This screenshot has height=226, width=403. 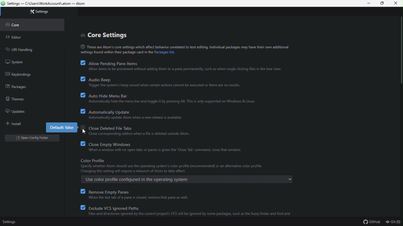 I want to click on settings, so click(x=10, y=222).